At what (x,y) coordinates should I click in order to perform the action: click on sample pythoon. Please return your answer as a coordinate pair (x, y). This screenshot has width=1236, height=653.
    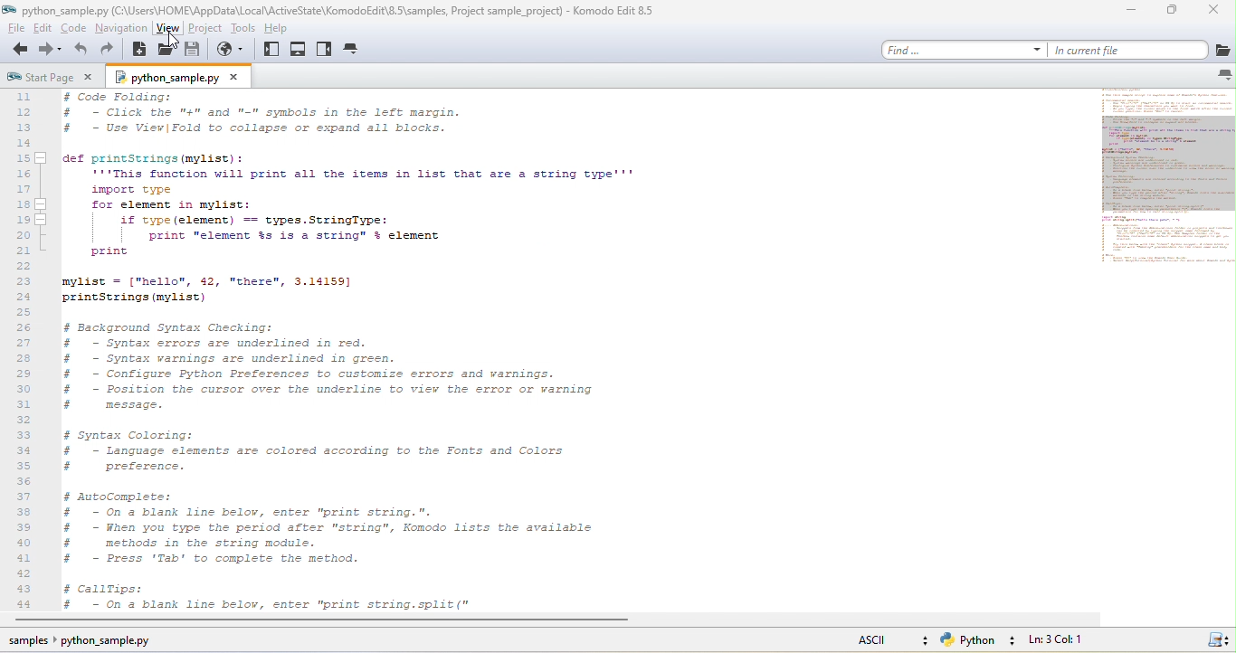
    Looking at the image, I should click on (83, 639).